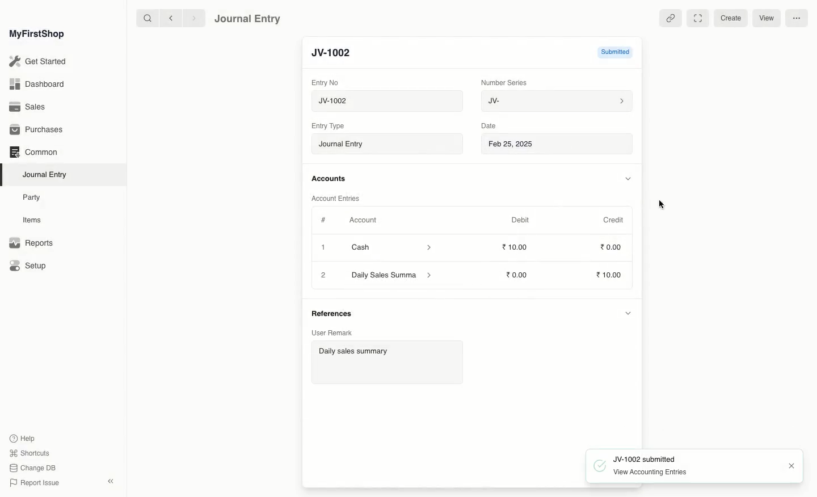 This screenshot has height=497, width=817. I want to click on Entry Type, so click(331, 126).